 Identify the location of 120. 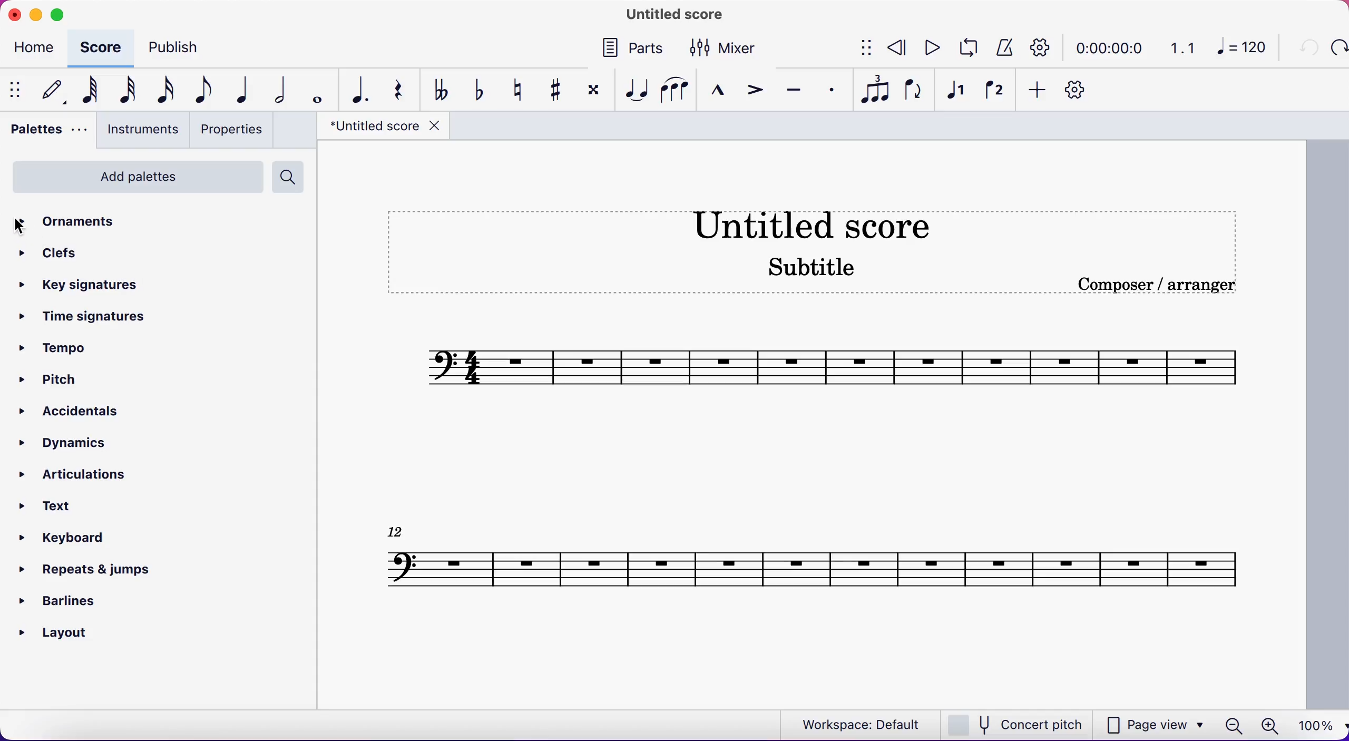
(1245, 50).